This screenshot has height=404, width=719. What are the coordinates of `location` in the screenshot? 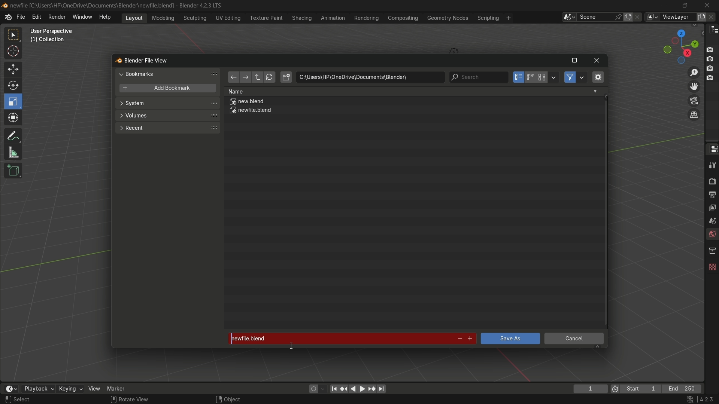 It's located at (370, 77).